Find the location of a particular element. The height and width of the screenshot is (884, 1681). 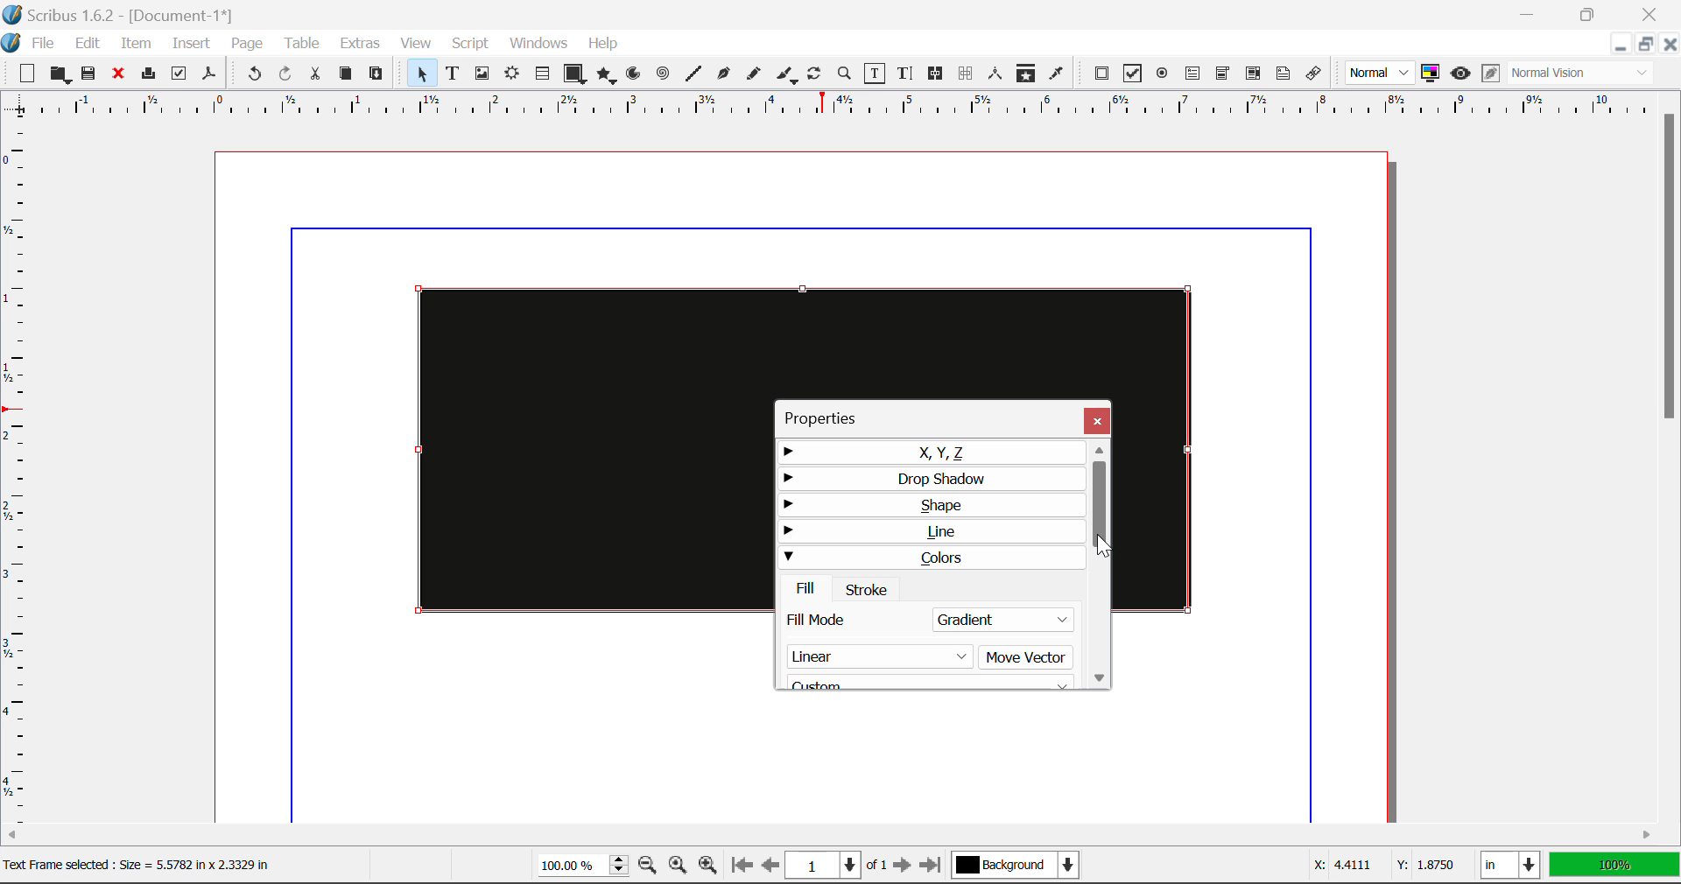

First Page is located at coordinates (740, 866).